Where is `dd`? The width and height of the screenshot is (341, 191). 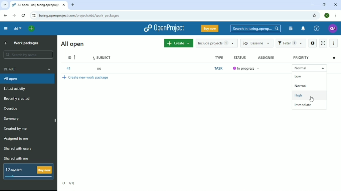
dd is located at coordinates (17, 28).